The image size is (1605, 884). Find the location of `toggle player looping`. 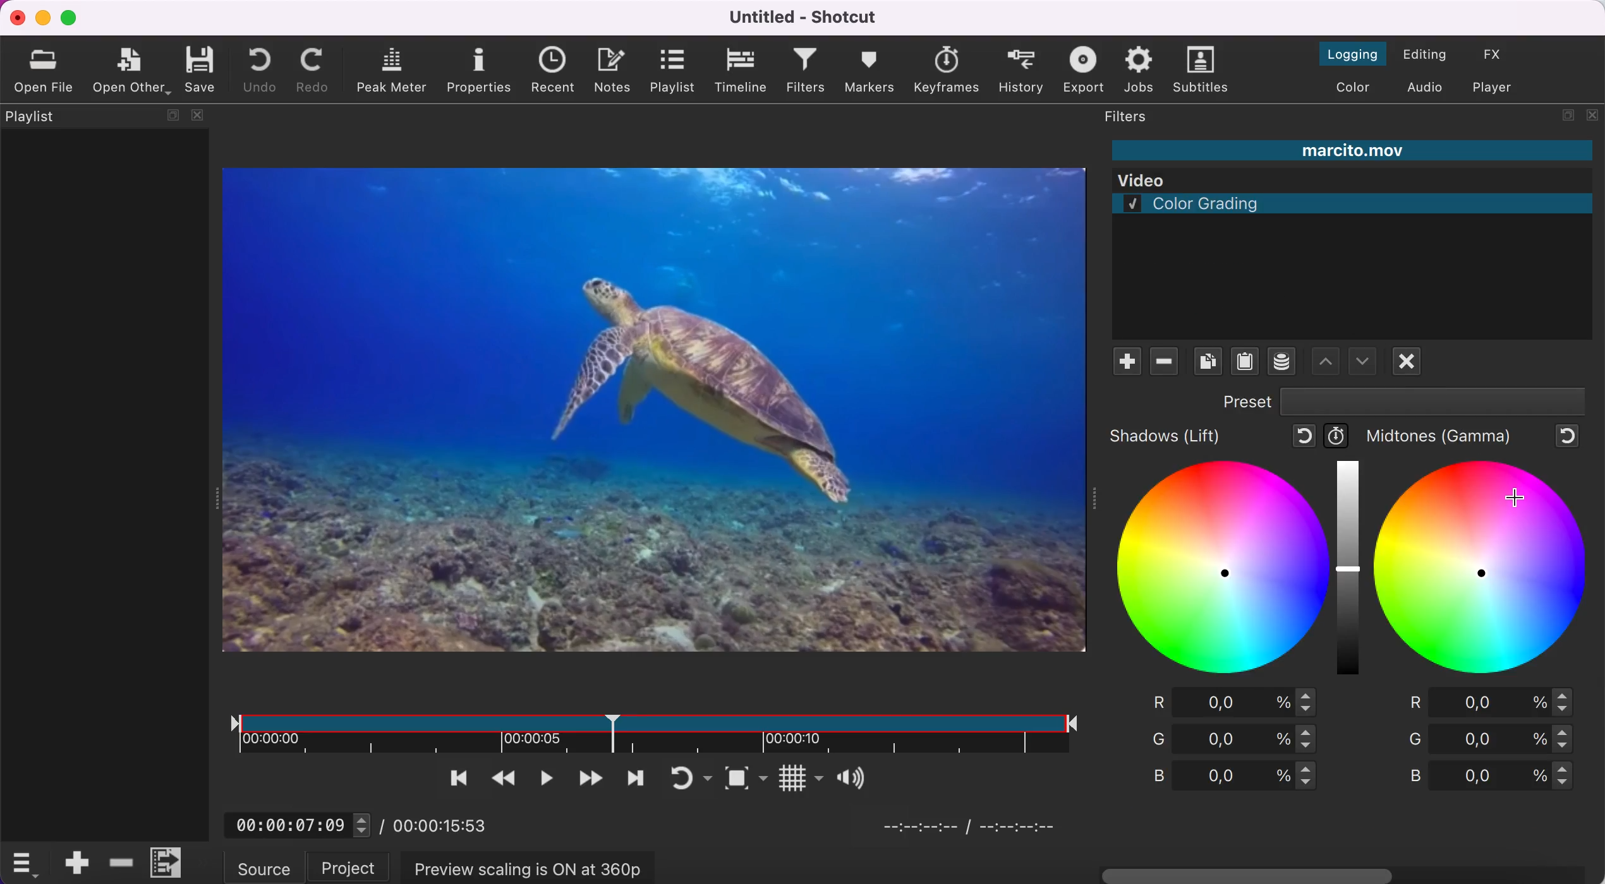

toggle player looping is located at coordinates (674, 777).